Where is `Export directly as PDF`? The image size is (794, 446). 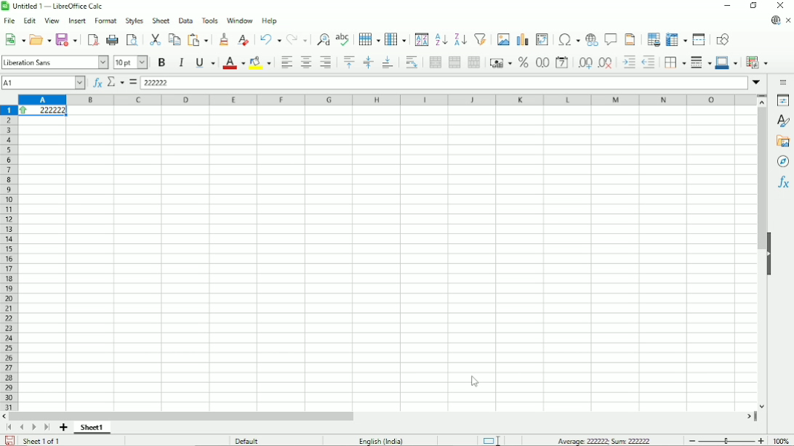
Export directly as PDF is located at coordinates (93, 40).